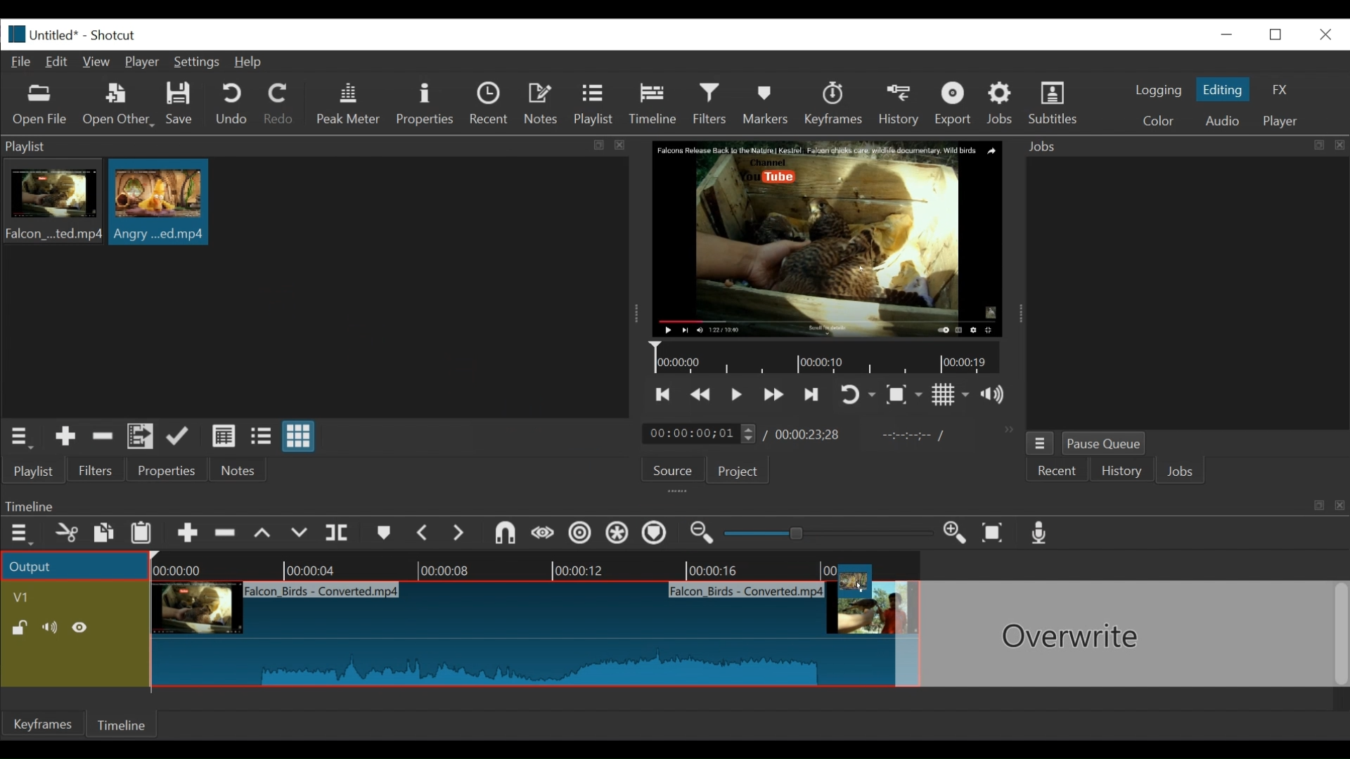  Describe the element at coordinates (75, 597) in the screenshot. I see `Video track` at that location.